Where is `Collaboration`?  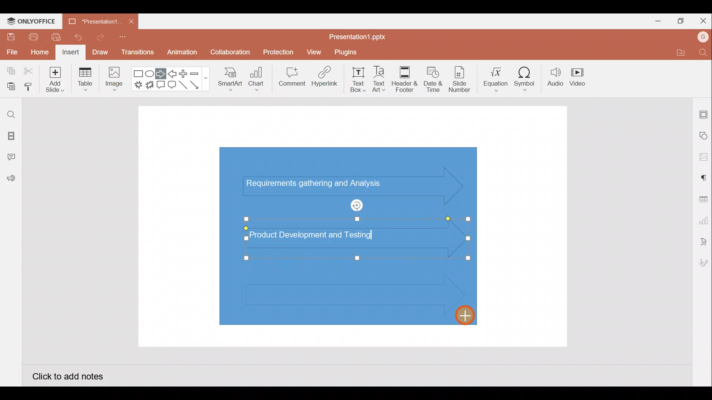
Collaboration is located at coordinates (229, 55).